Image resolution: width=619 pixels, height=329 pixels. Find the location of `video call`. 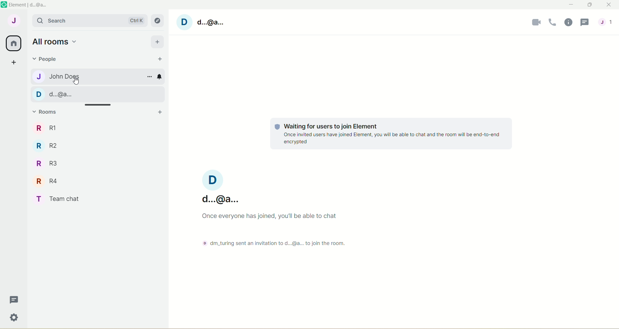

video call is located at coordinates (537, 23).